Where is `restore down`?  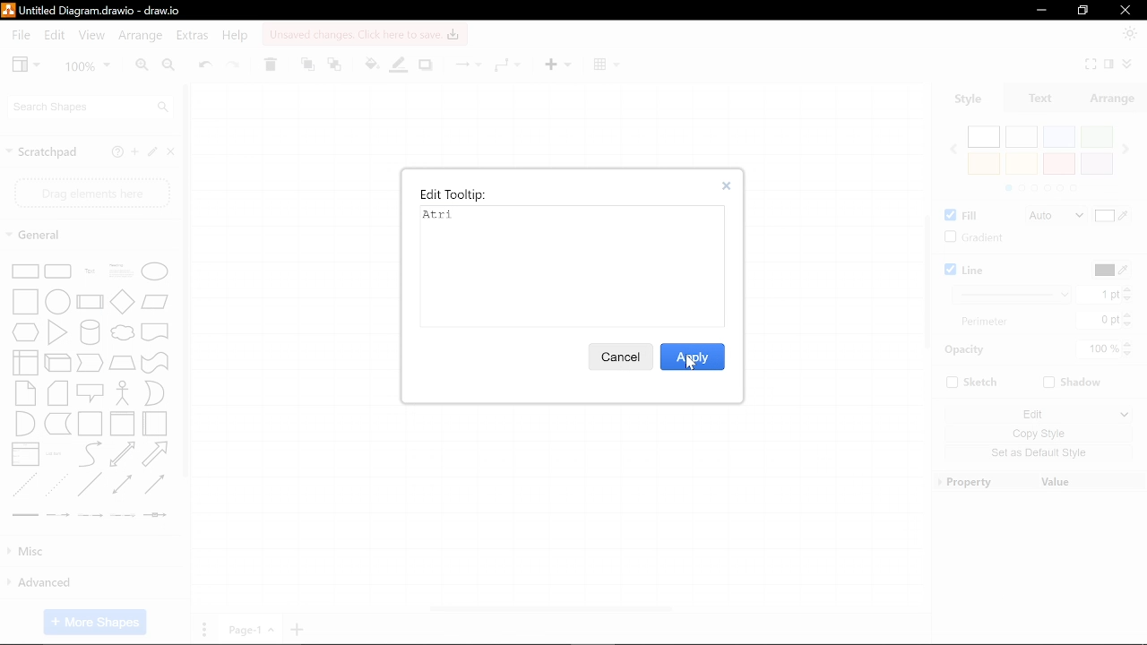 restore down is located at coordinates (1082, 11).